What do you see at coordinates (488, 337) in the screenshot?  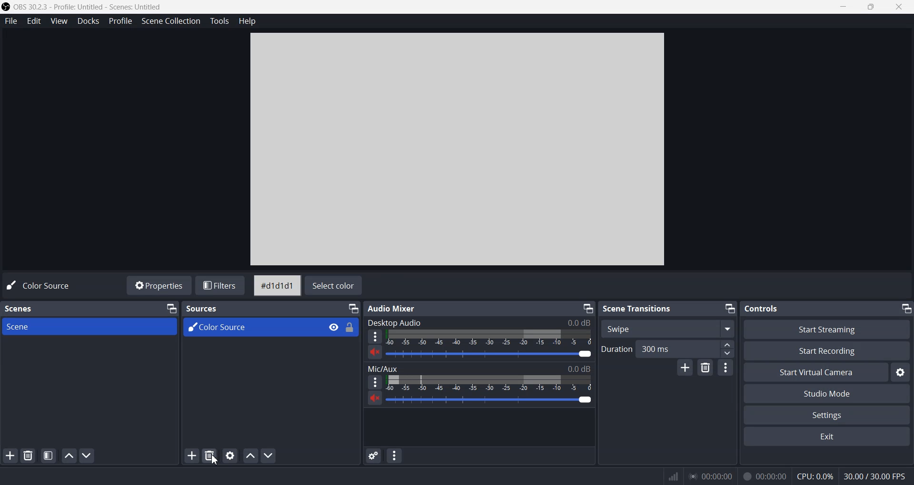 I see `Volume Indicator` at bounding box center [488, 337].